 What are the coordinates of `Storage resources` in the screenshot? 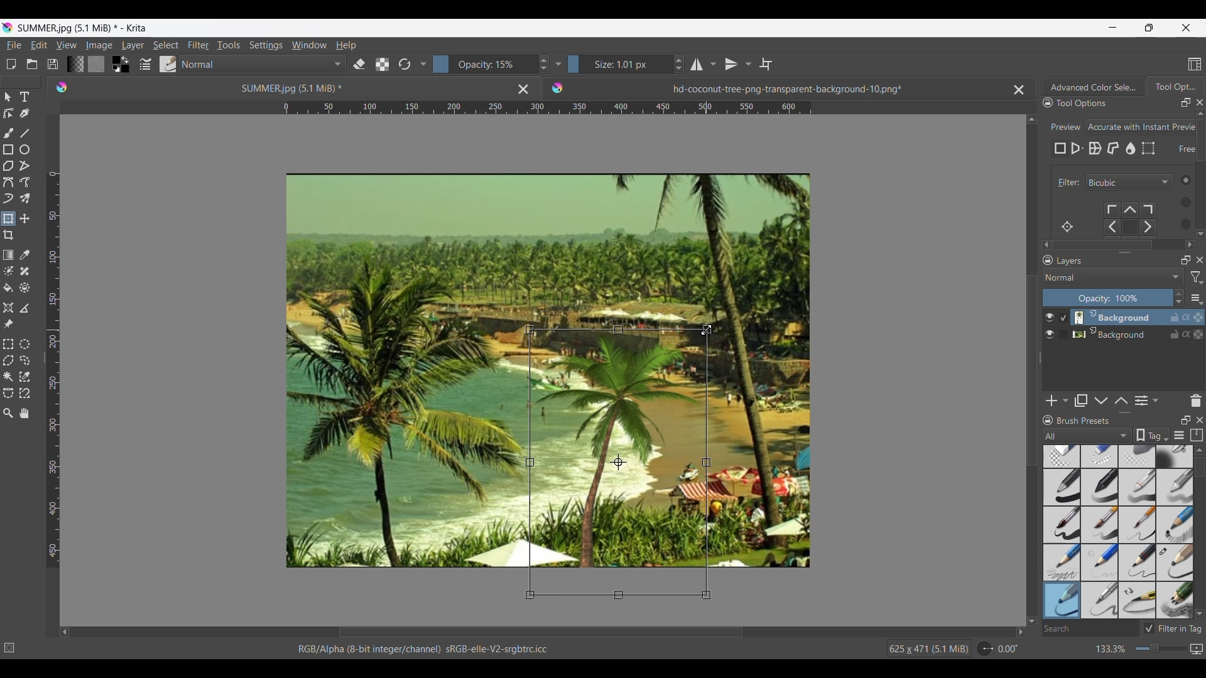 It's located at (1198, 434).